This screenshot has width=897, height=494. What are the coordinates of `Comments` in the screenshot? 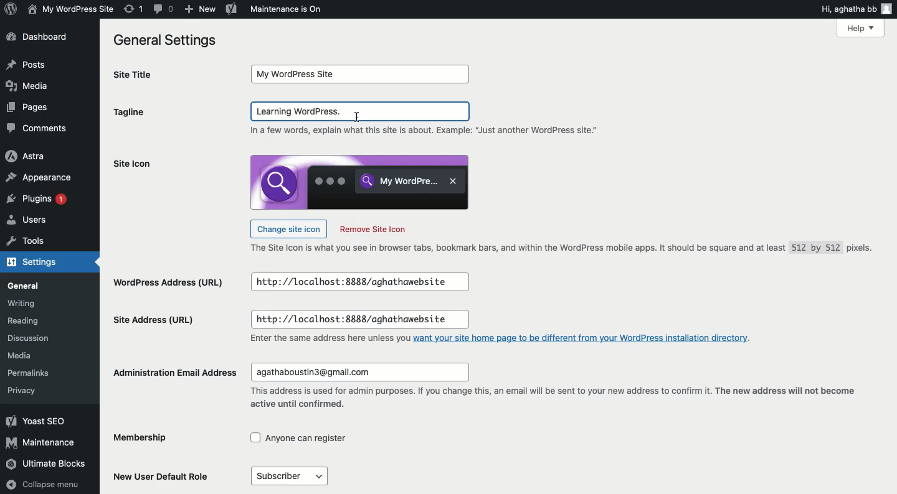 It's located at (37, 128).